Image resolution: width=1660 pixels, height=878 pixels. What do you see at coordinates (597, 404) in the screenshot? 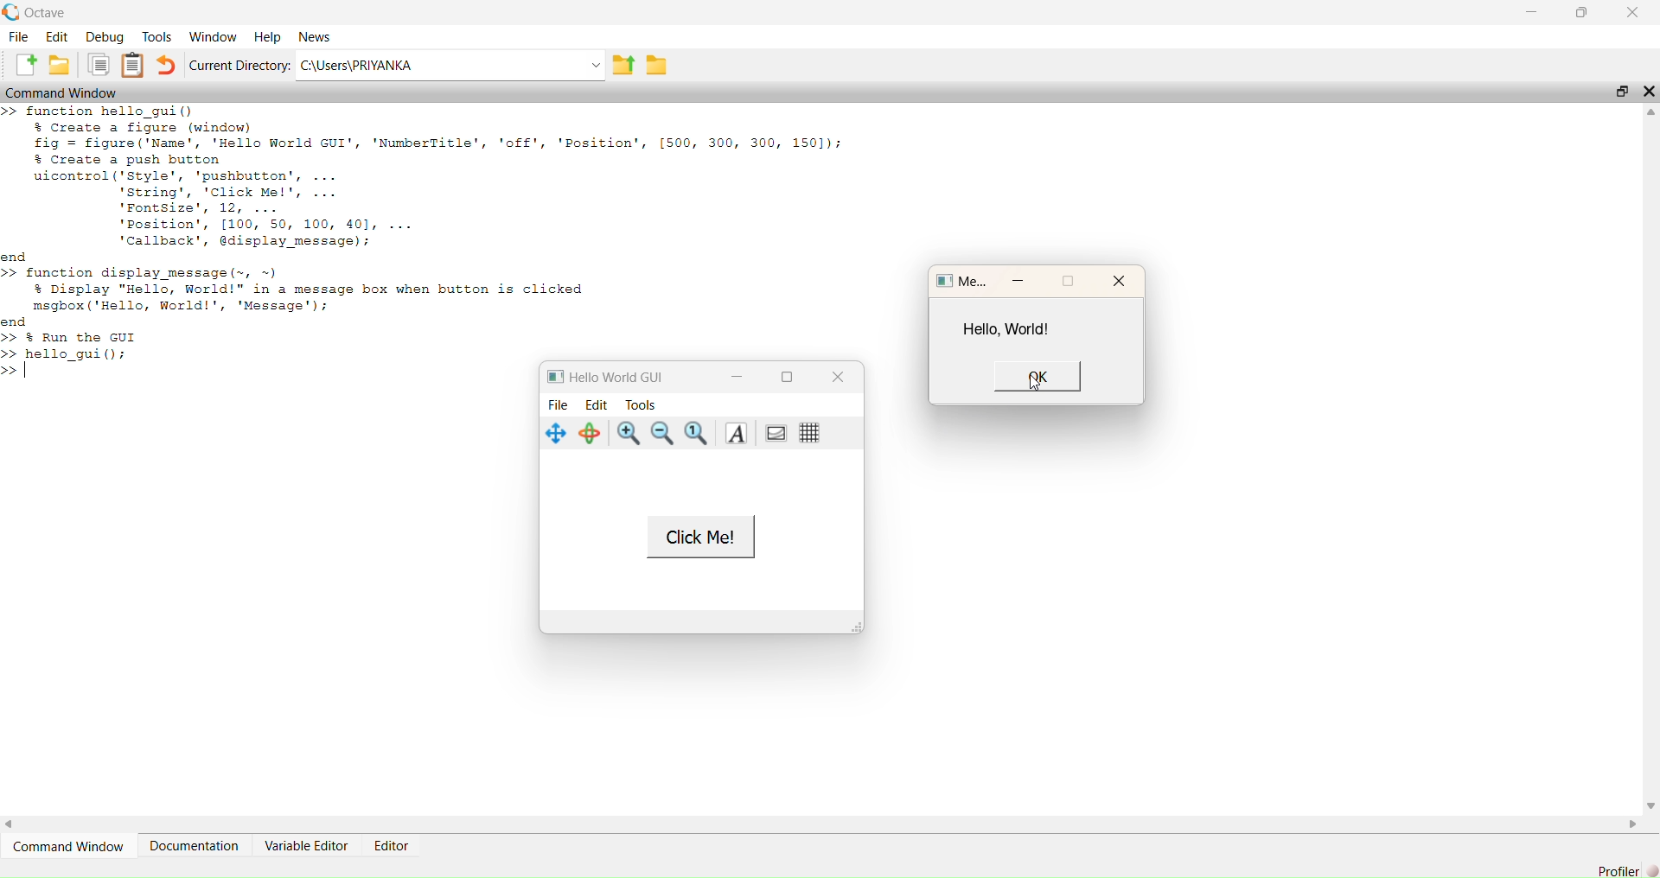
I see `Edit` at bounding box center [597, 404].